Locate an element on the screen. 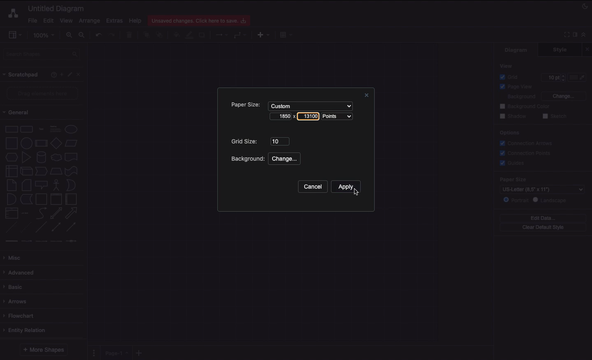 The width and height of the screenshot is (592, 360). Points  is located at coordinates (339, 117).